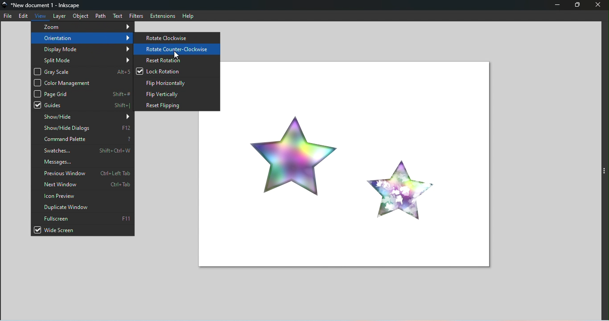  Describe the element at coordinates (598, 6) in the screenshot. I see `Close` at that location.